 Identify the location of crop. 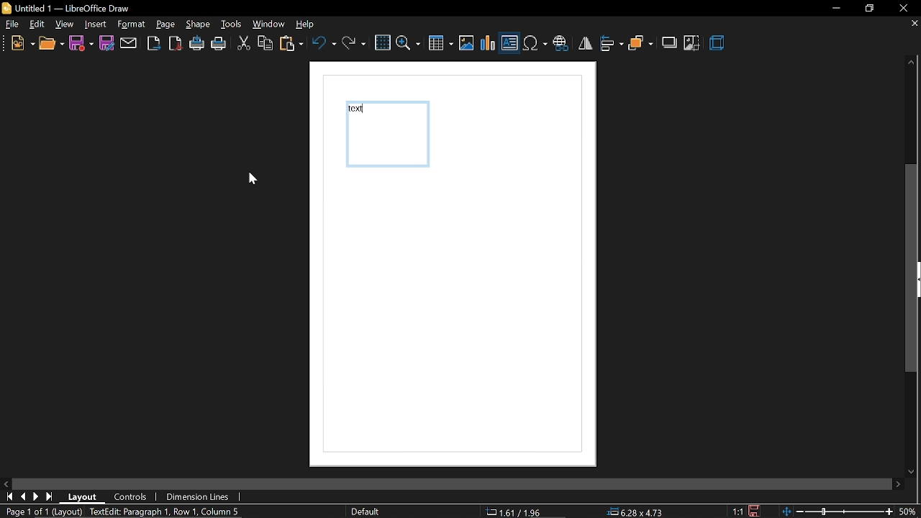
(692, 43).